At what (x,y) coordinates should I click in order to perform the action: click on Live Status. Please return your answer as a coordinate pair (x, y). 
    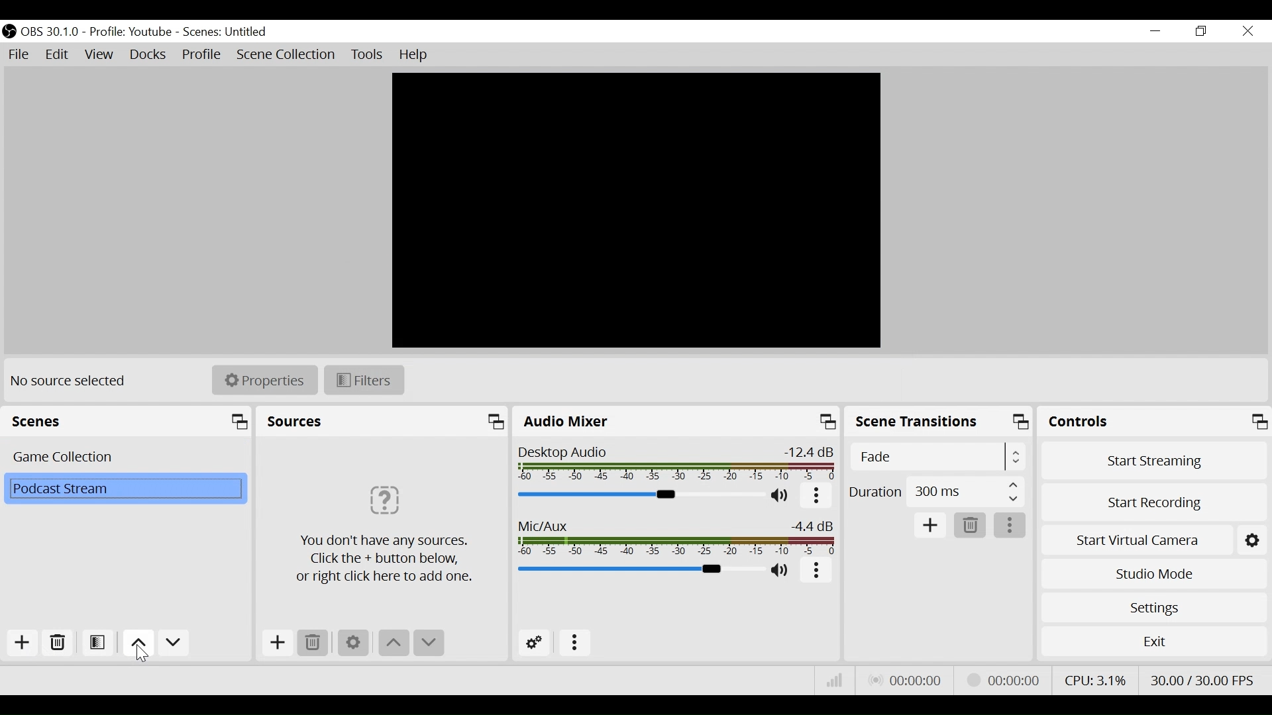
    Looking at the image, I should click on (904, 679).